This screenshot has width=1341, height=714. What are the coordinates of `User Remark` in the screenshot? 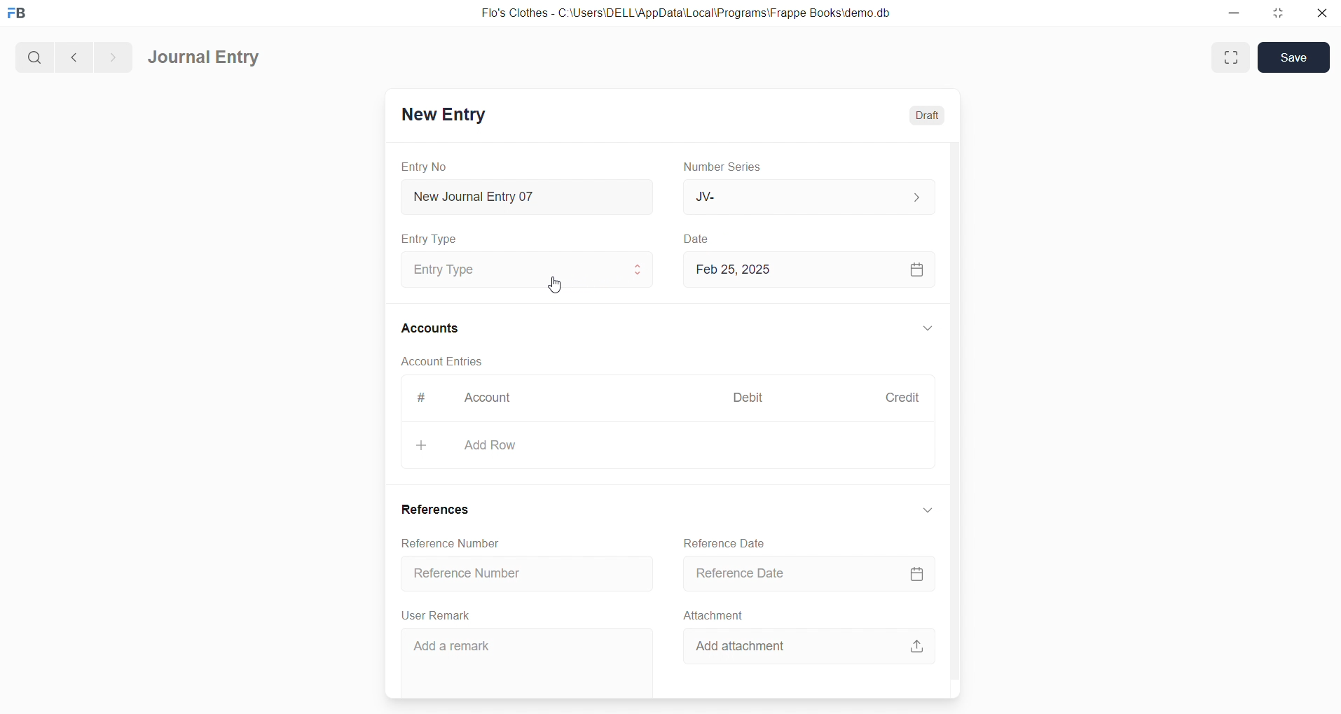 It's located at (439, 615).